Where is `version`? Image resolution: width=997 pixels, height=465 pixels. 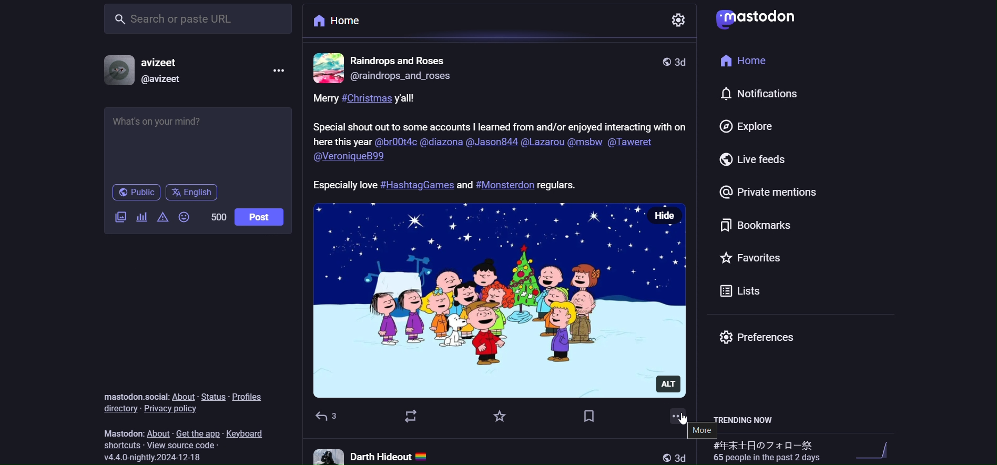
version is located at coordinates (156, 457).